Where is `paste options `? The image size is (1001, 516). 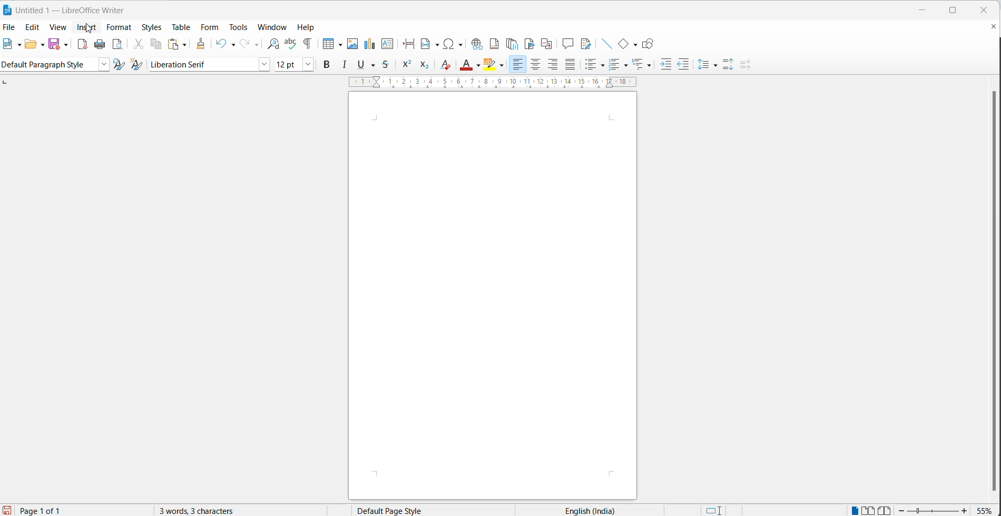 paste options  is located at coordinates (185, 45).